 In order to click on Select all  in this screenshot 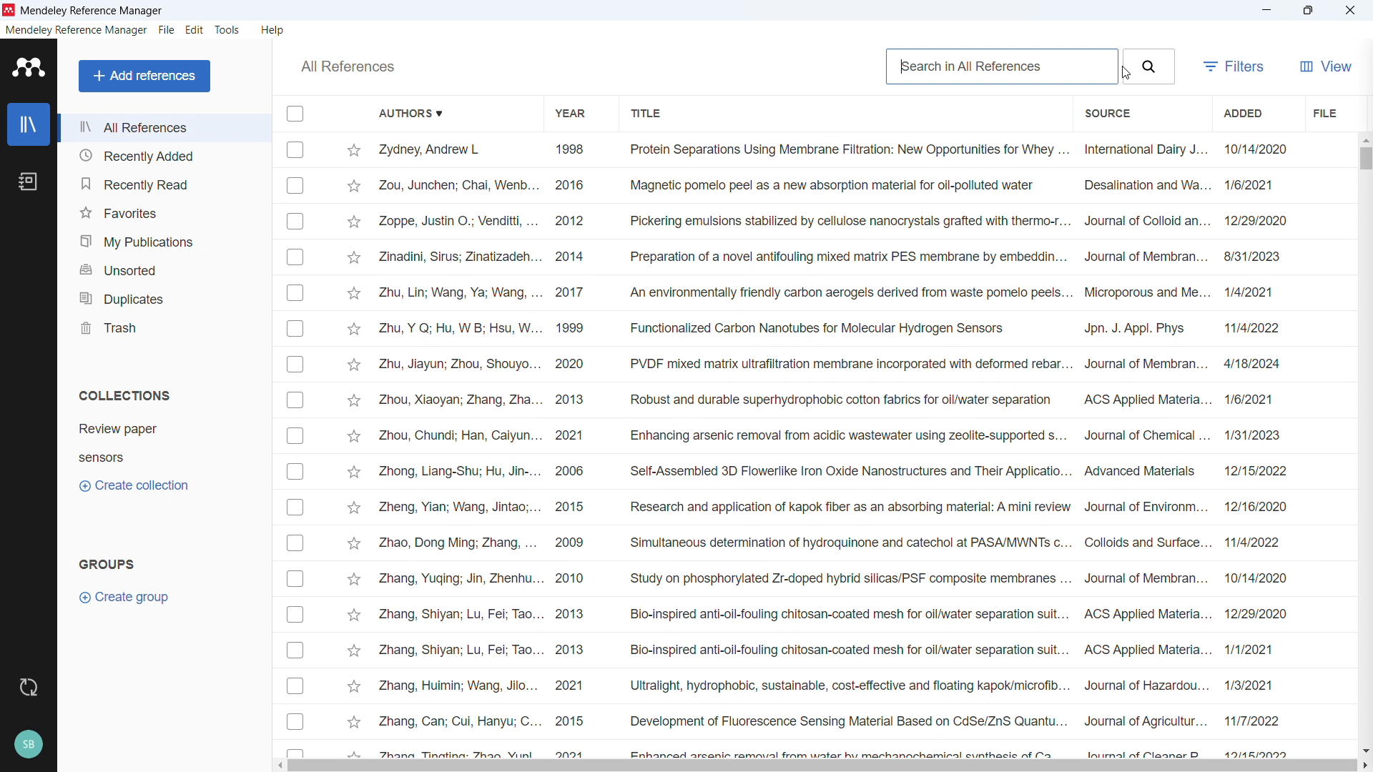, I will do `click(296, 113)`.